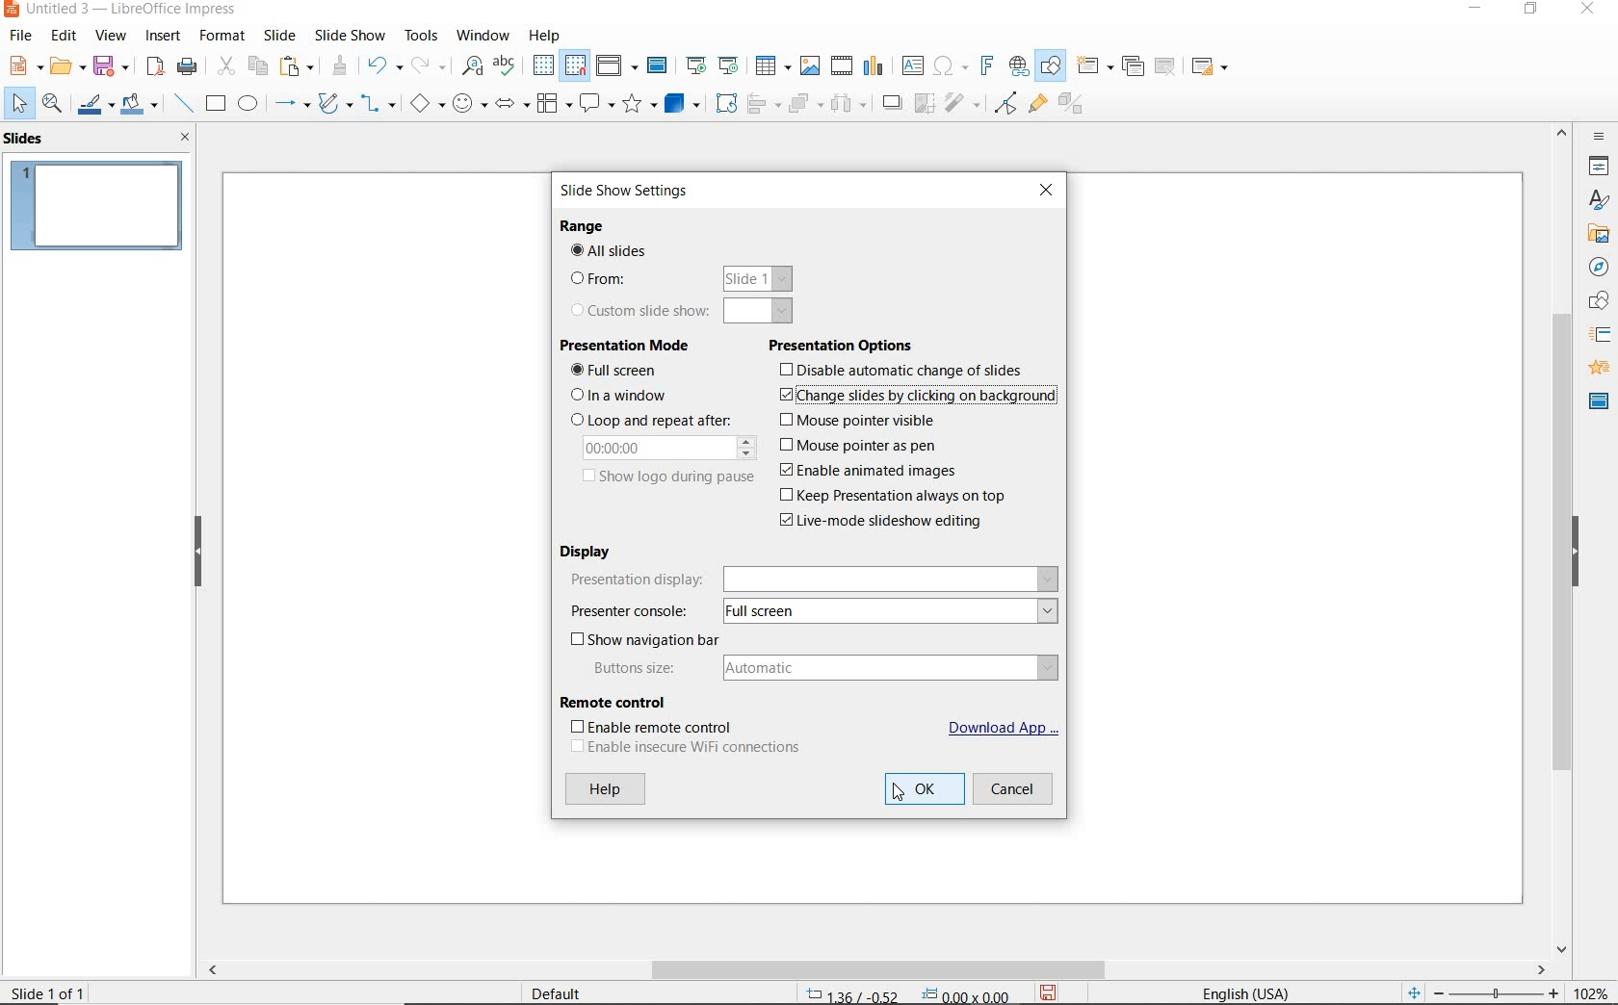 Image resolution: width=1618 pixels, height=1005 pixels. What do you see at coordinates (184, 103) in the screenshot?
I see `INSERT LINE` at bounding box center [184, 103].